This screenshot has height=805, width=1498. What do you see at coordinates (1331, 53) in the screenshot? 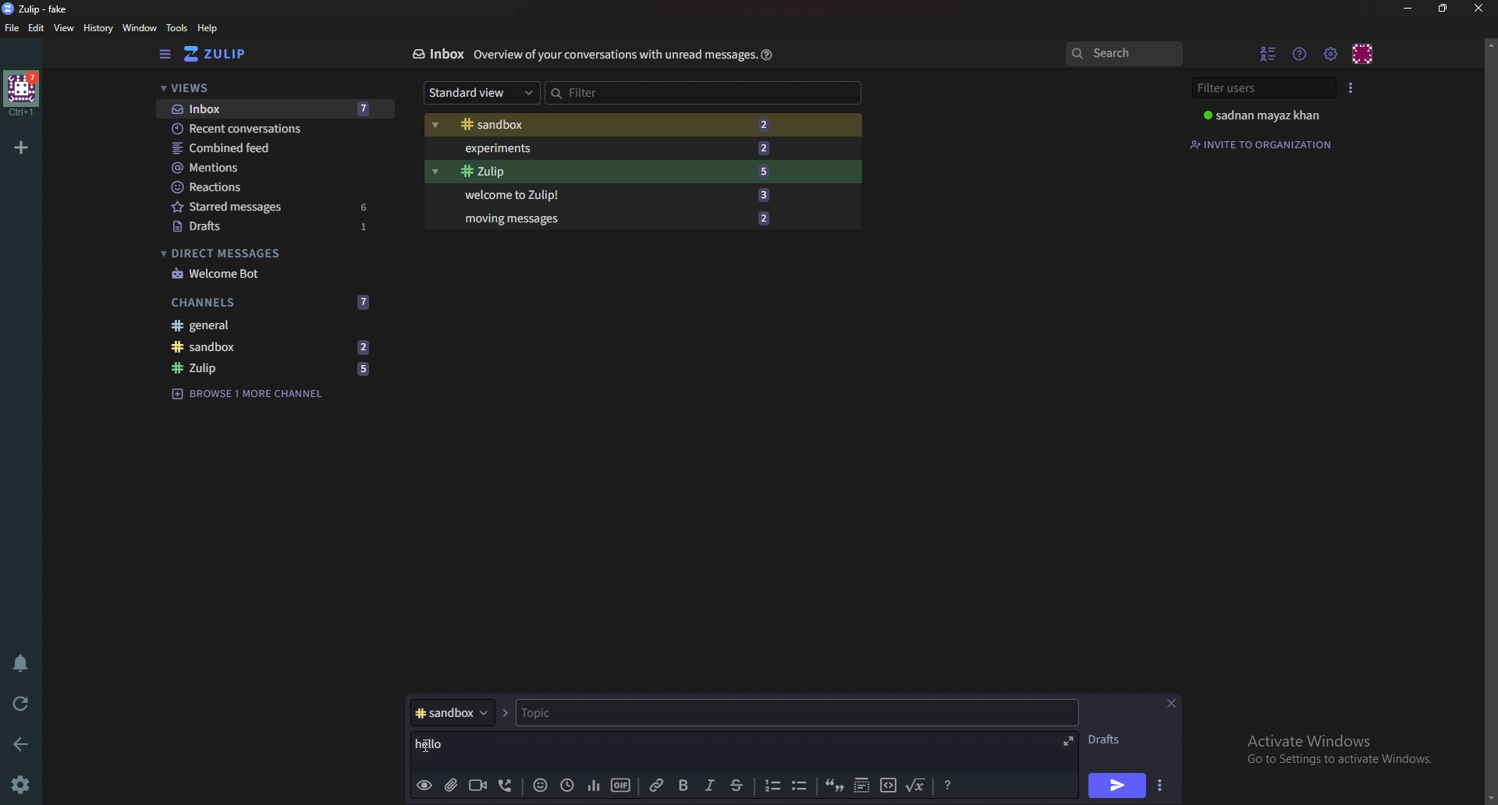
I see `Main menu` at bounding box center [1331, 53].